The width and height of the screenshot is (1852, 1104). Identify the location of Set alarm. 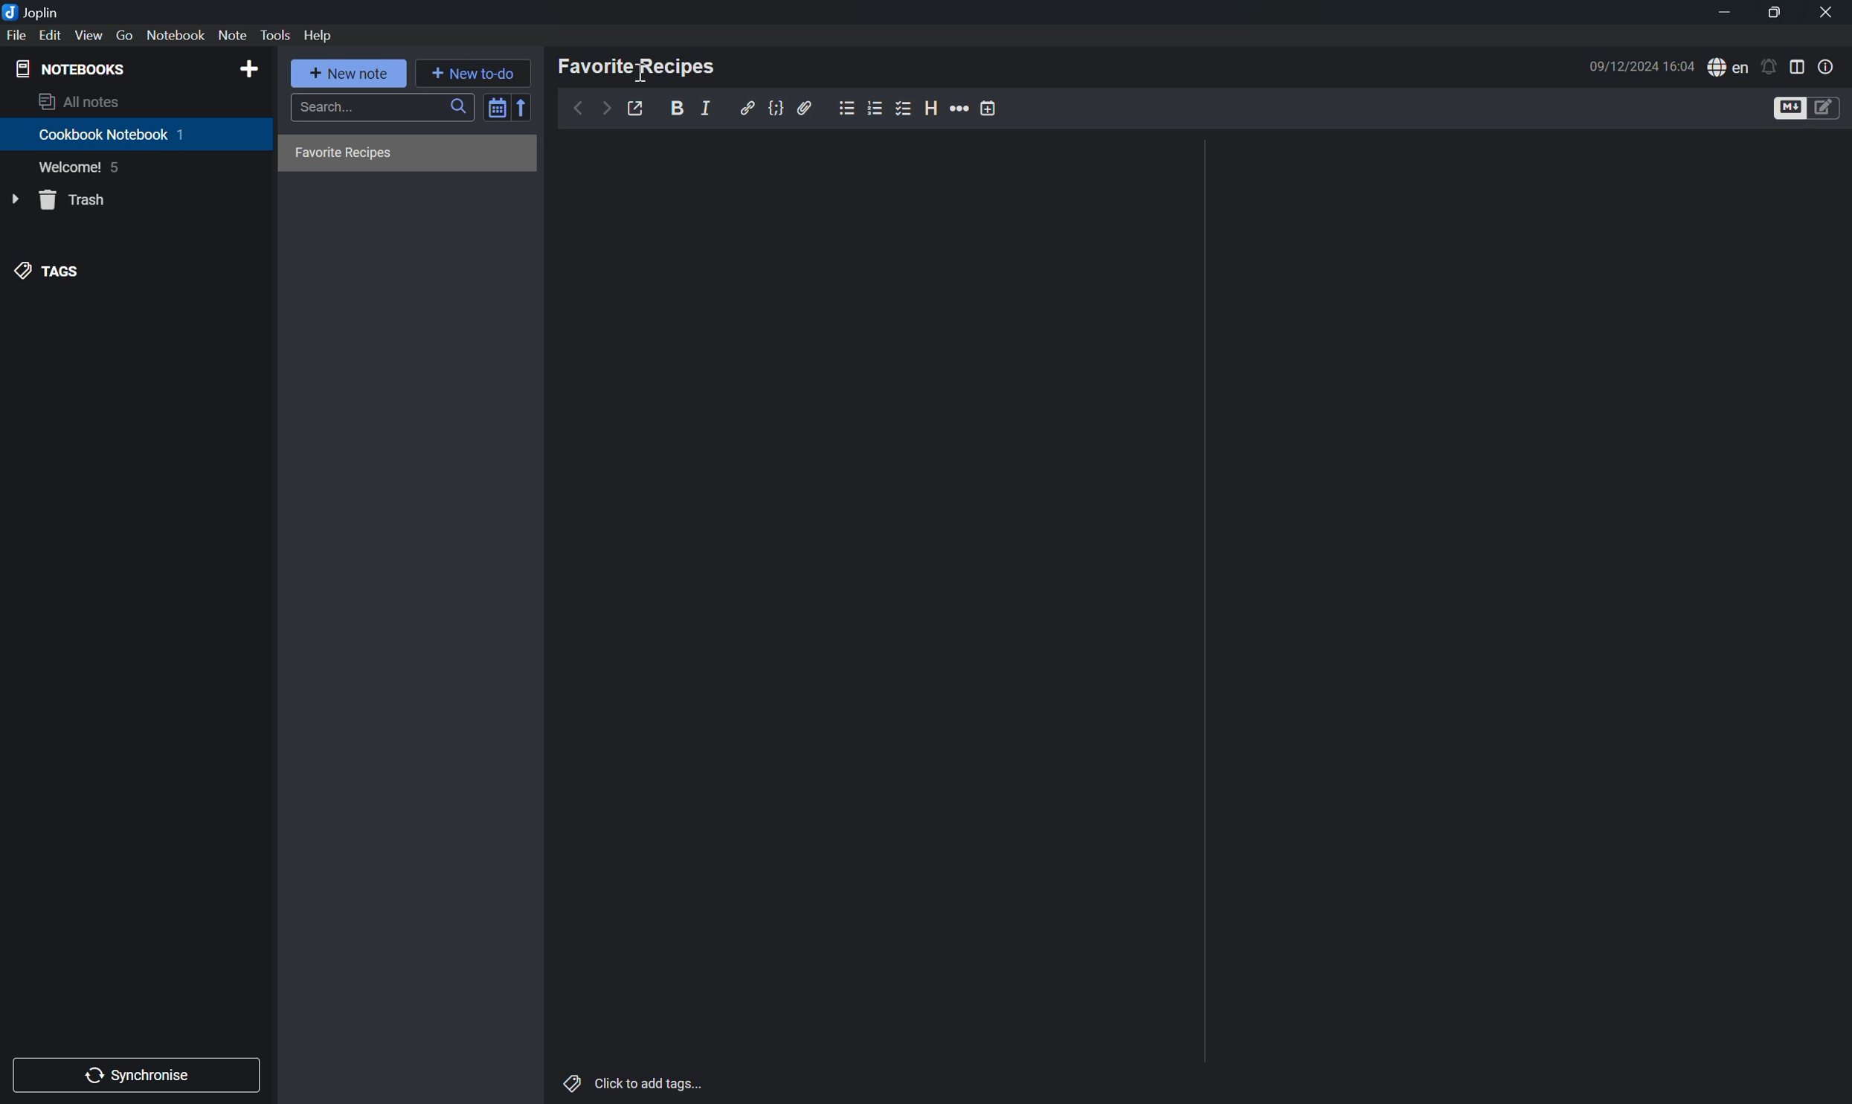
(1772, 65).